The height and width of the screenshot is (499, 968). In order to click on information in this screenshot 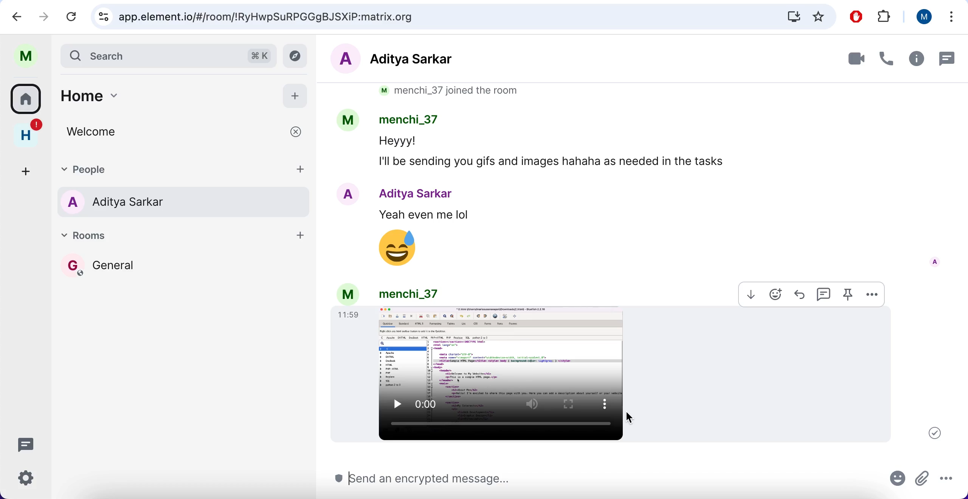, I will do `click(915, 59)`.